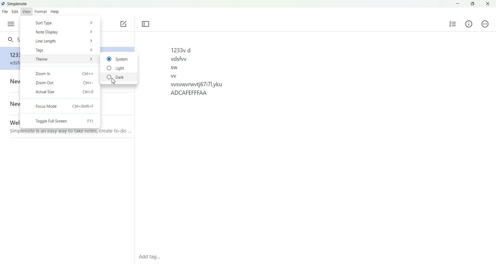  Describe the element at coordinates (5, 12) in the screenshot. I see `File` at that location.